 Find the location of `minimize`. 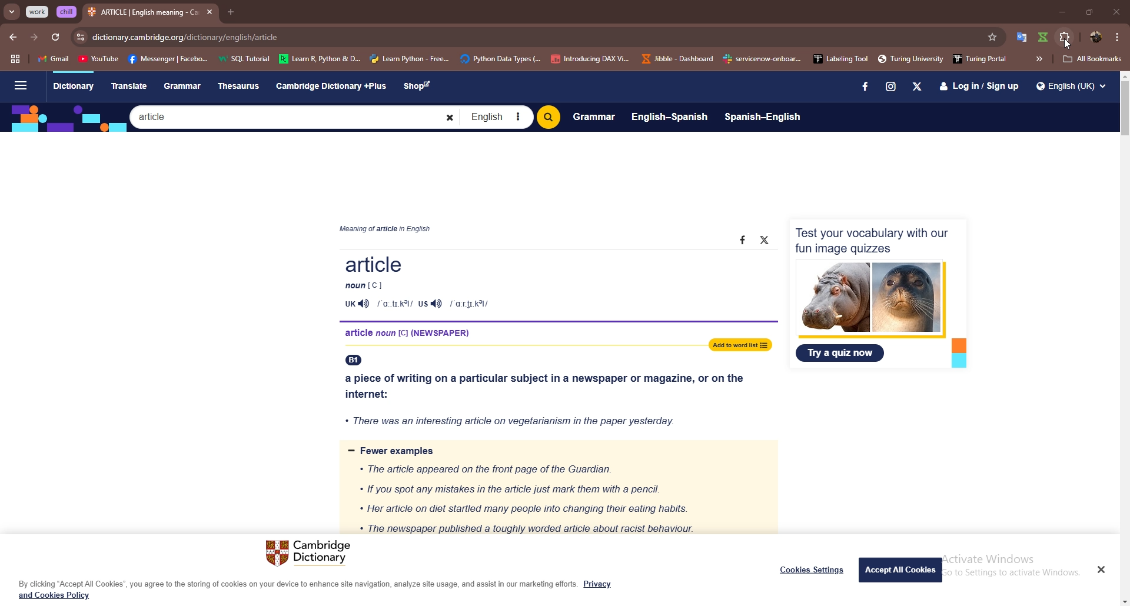

minimize is located at coordinates (1062, 11).